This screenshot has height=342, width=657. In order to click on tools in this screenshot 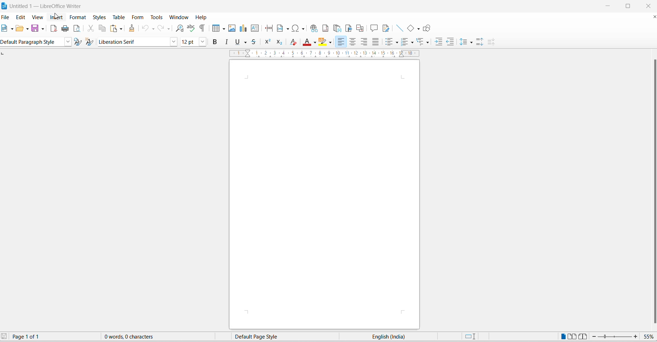, I will do `click(156, 17)`.